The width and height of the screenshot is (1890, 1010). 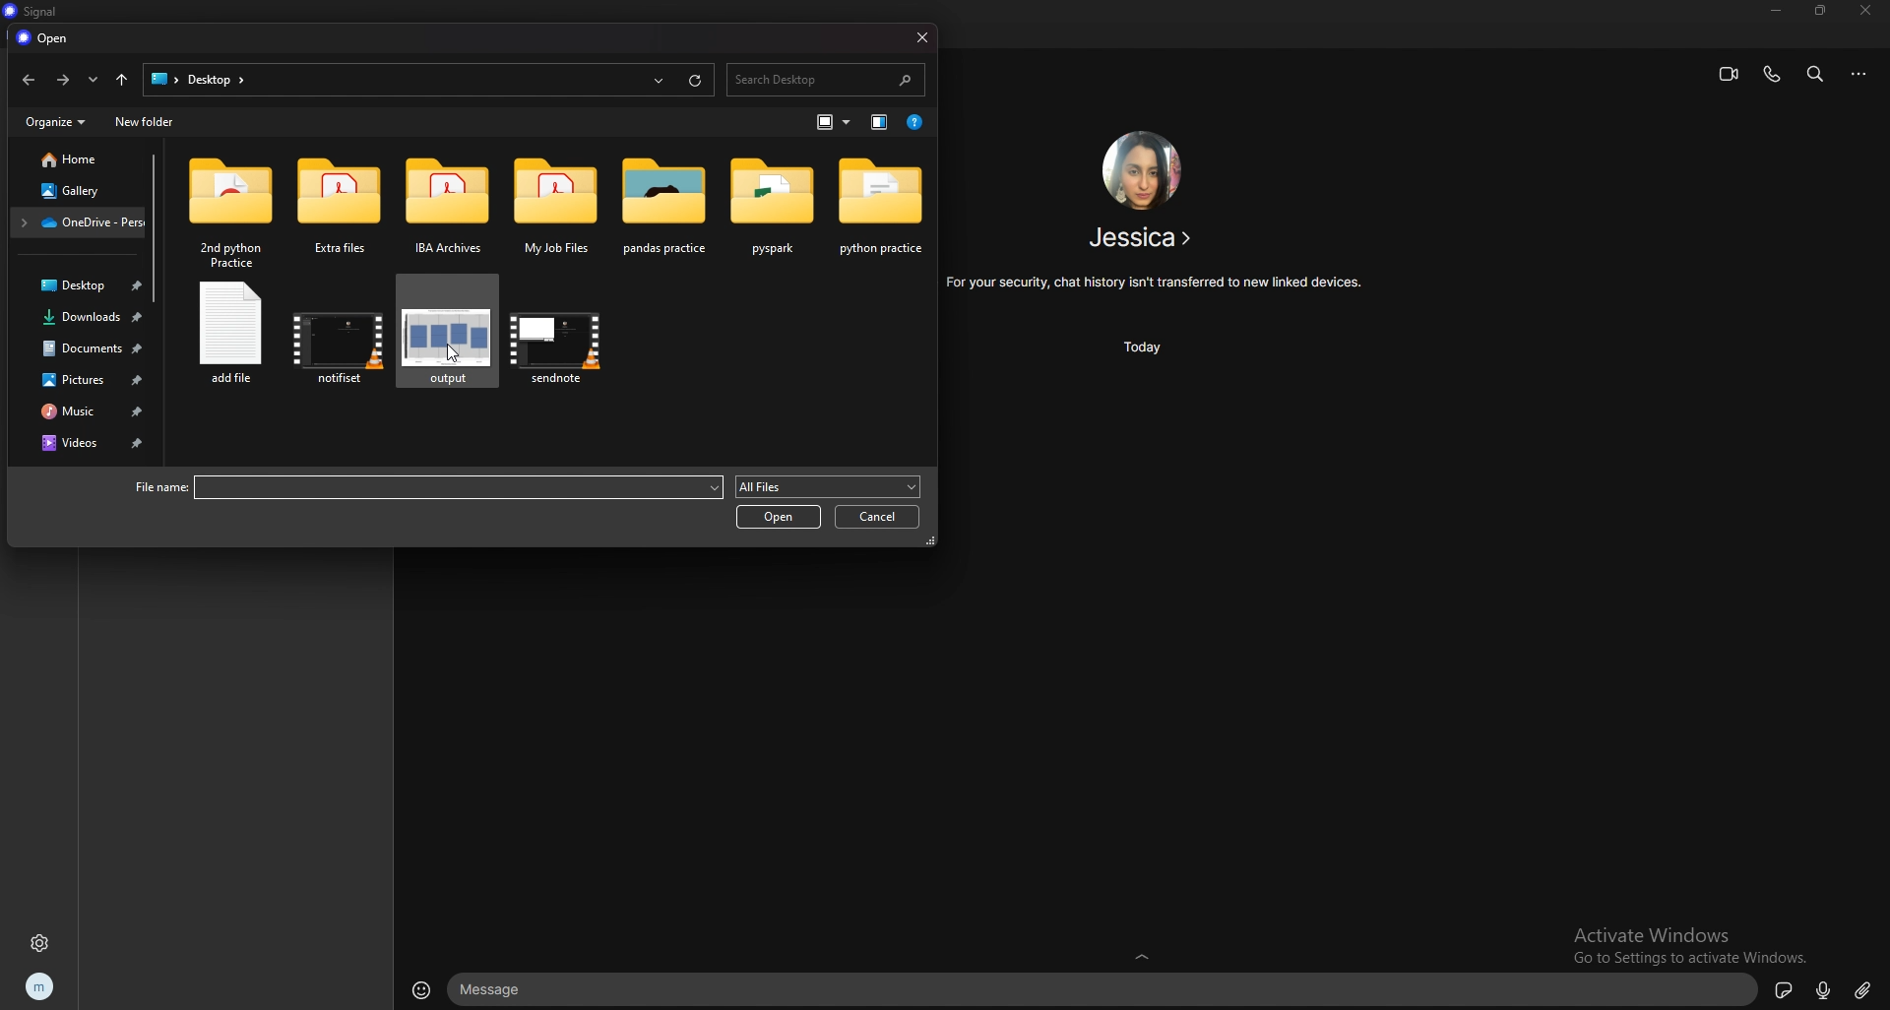 I want to click on time, so click(x=1141, y=347).